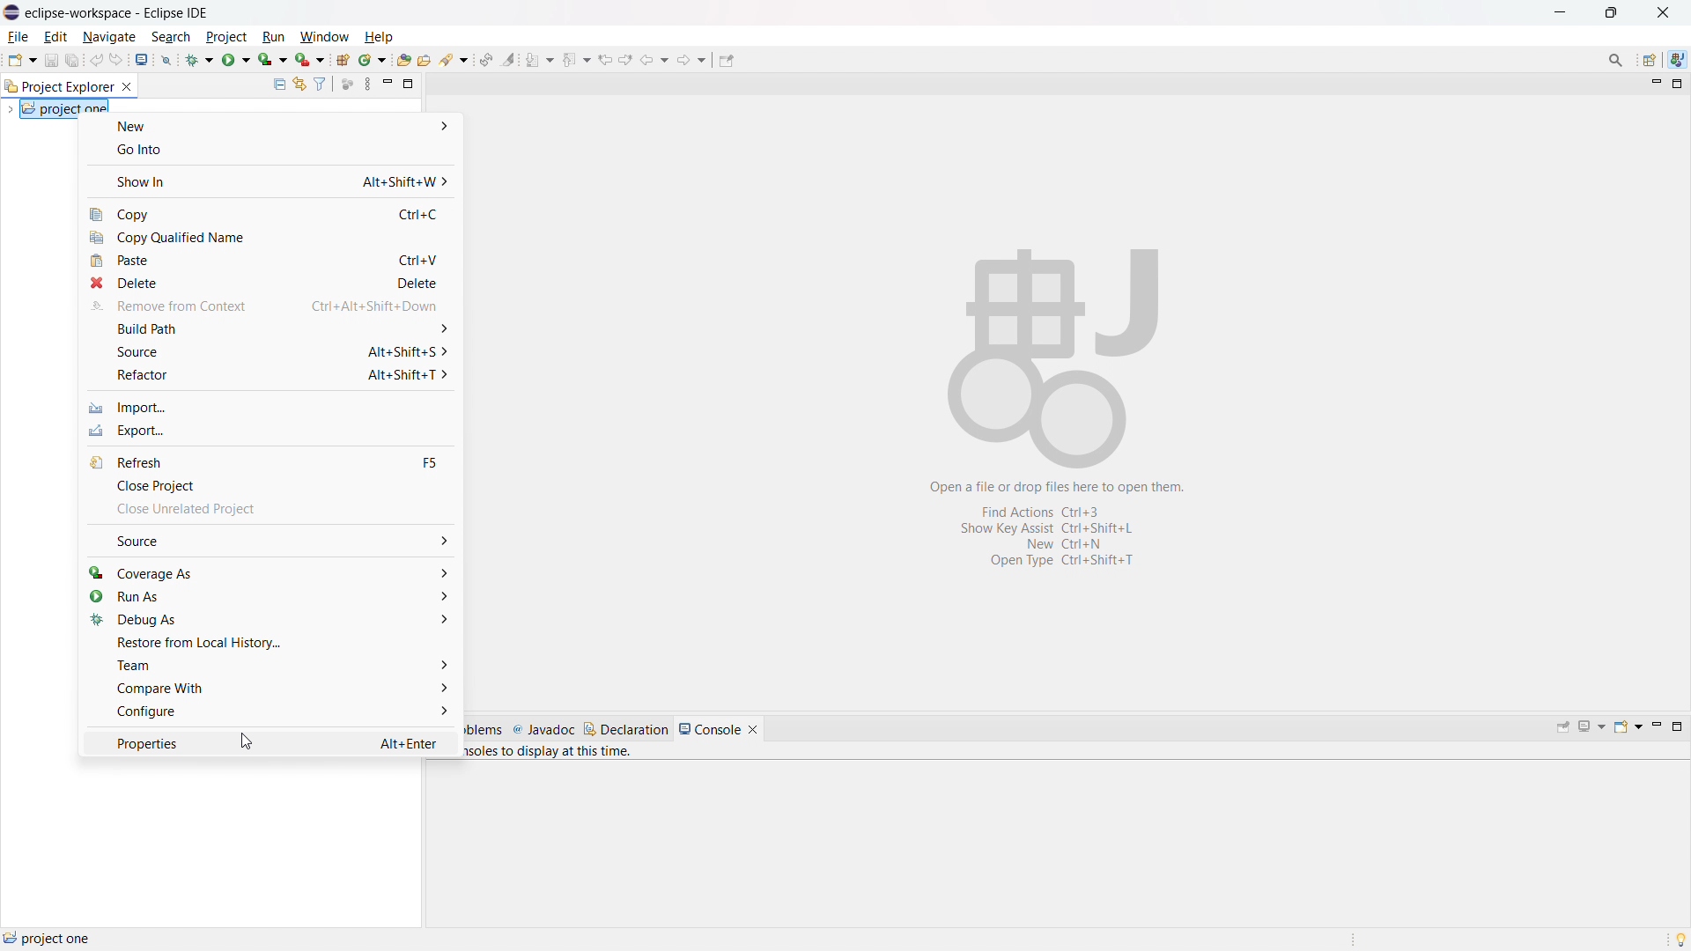 The image size is (1691, 951). I want to click on redo, so click(117, 59).